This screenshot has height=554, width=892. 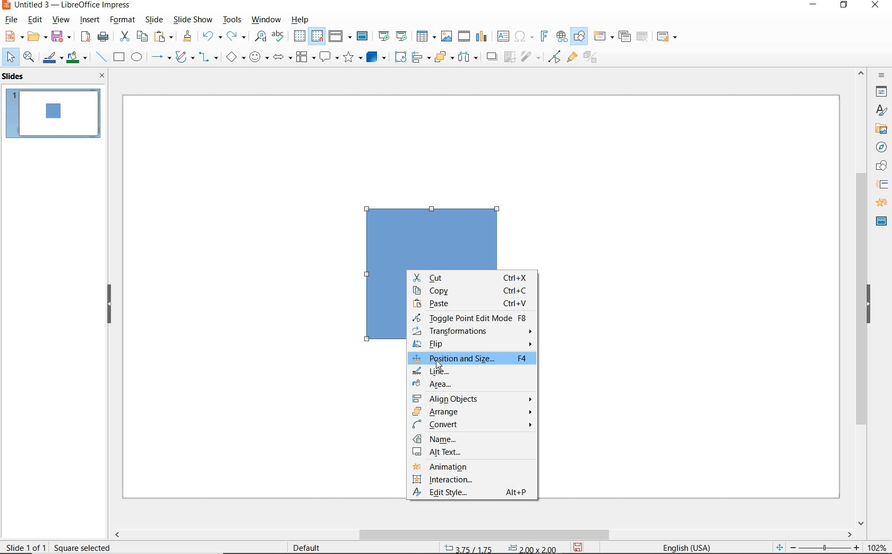 What do you see at coordinates (137, 57) in the screenshot?
I see `ellipse` at bounding box center [137, 57].